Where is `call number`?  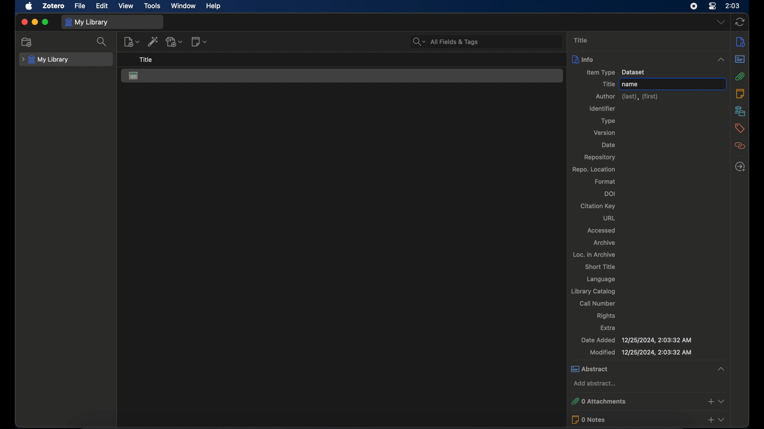 call number is located at coordinates (597, 303).